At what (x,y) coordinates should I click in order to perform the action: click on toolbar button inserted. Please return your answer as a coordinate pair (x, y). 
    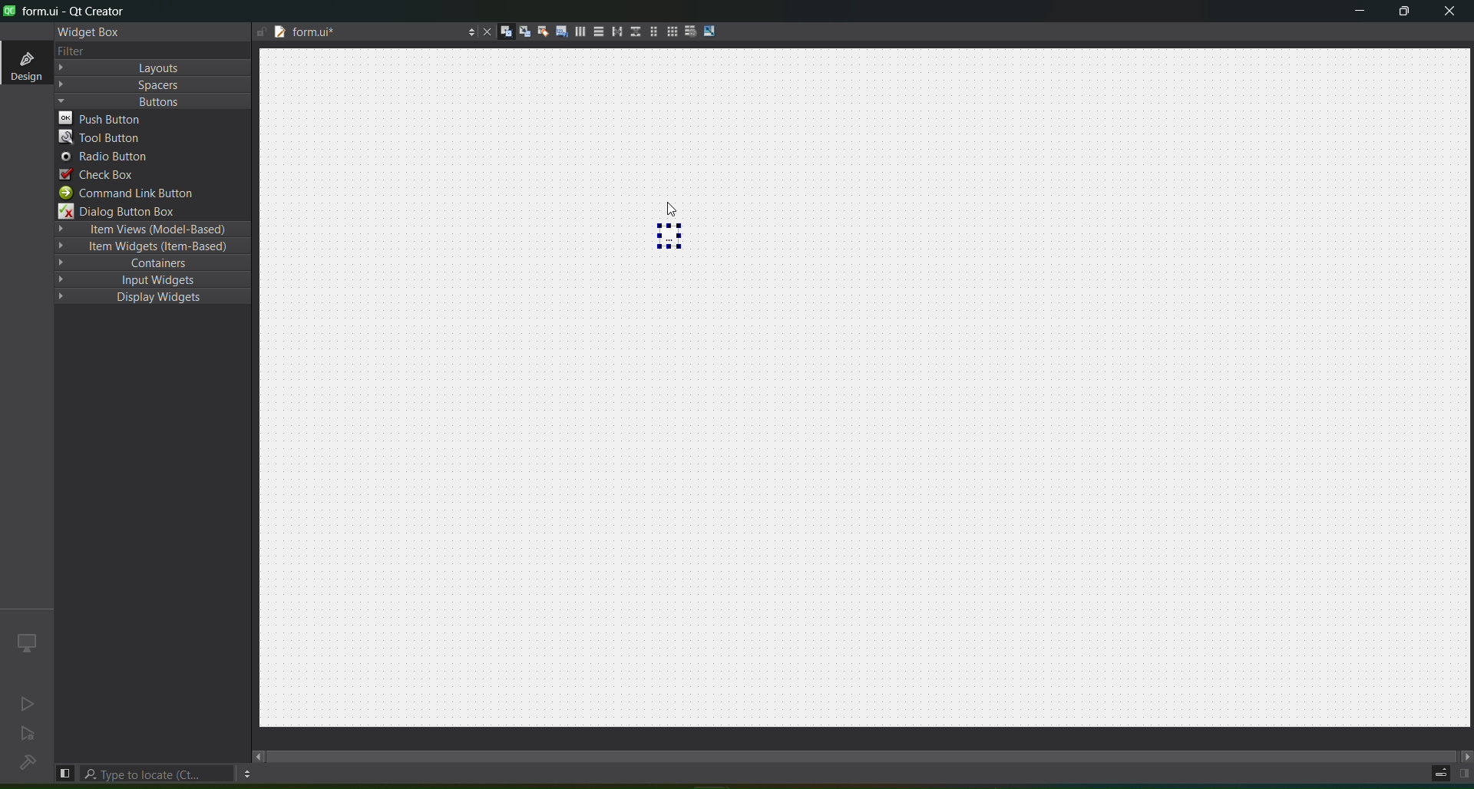
    Looking at the image, I should click on (672, 239).